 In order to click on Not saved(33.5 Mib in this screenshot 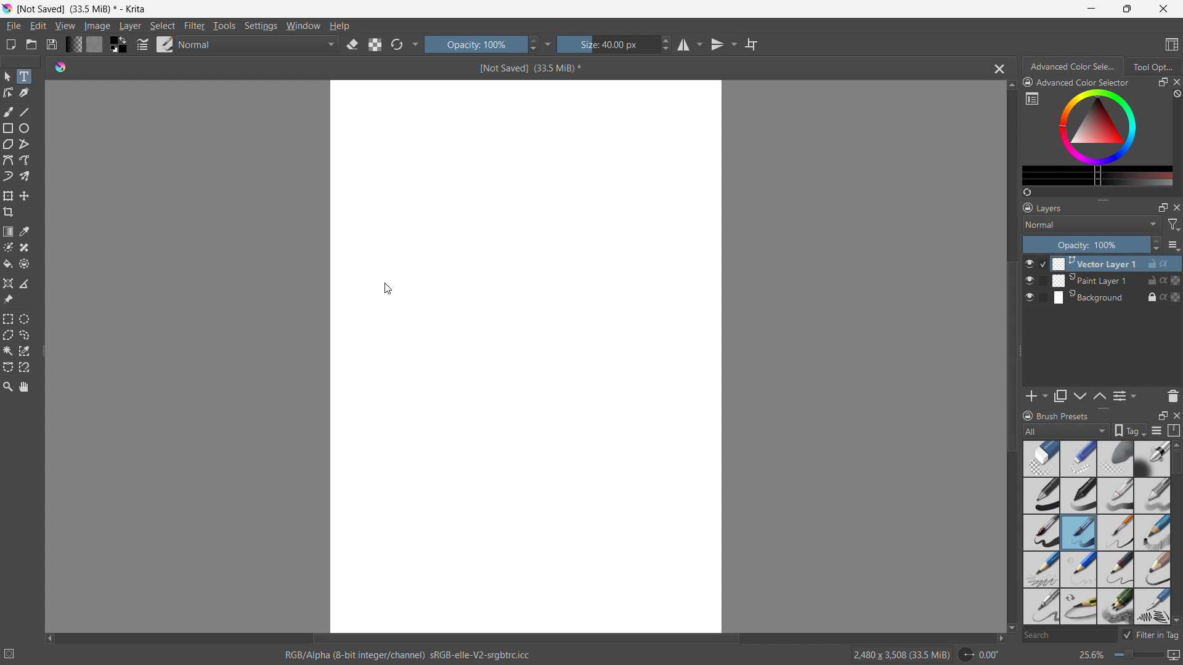, I will do `click(526, 67)`.